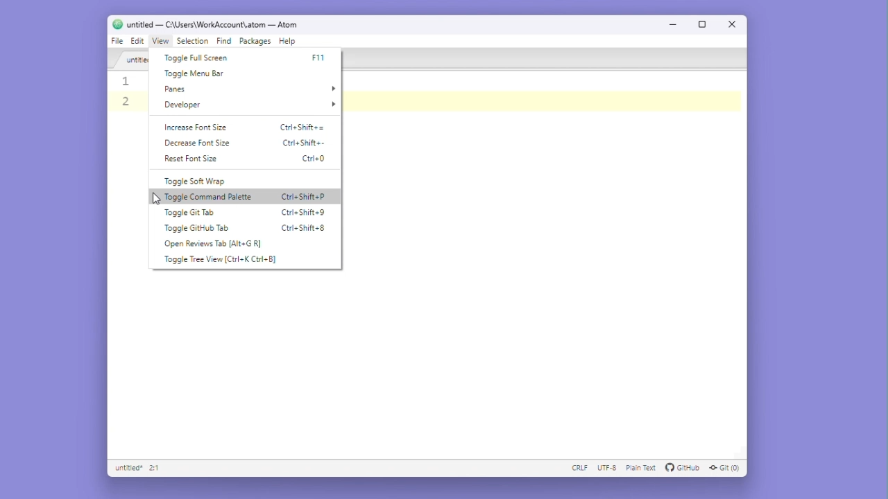 The height and width of the screenshot is (499, 888). Describe the element at coordinates (196, 143) in the screenshot. I see `Decrease font size` at that location.